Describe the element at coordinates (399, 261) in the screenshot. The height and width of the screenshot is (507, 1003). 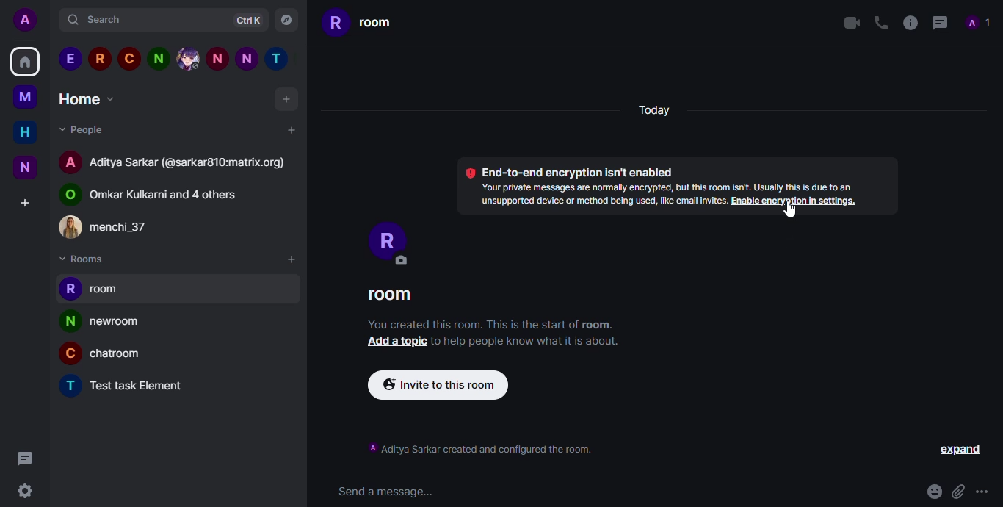
I see `edit` at that location.